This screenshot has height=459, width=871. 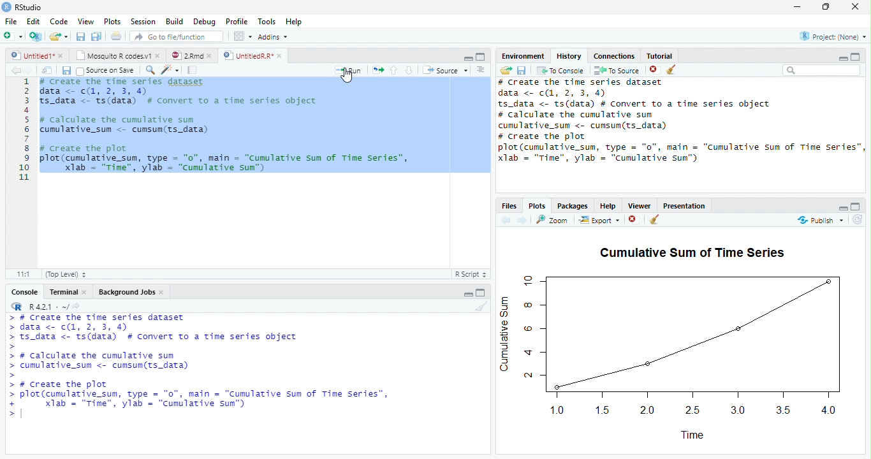 I want to click on Next, so click(x=522, y=222).